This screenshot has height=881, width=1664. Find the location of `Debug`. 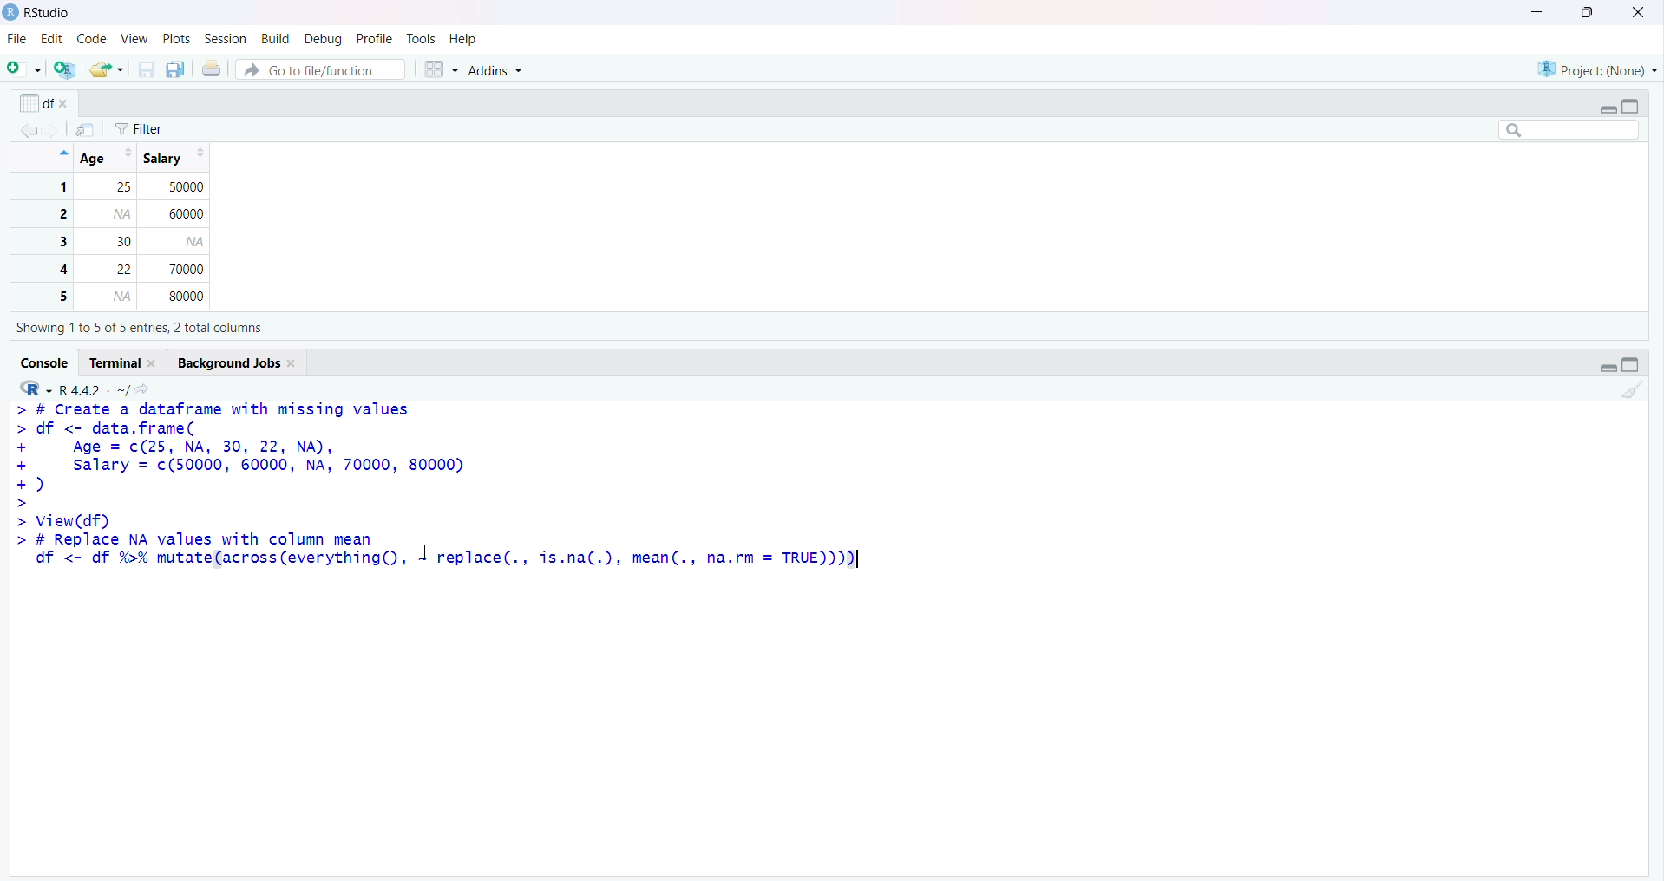

Debug is located at coordinates (326, 38).